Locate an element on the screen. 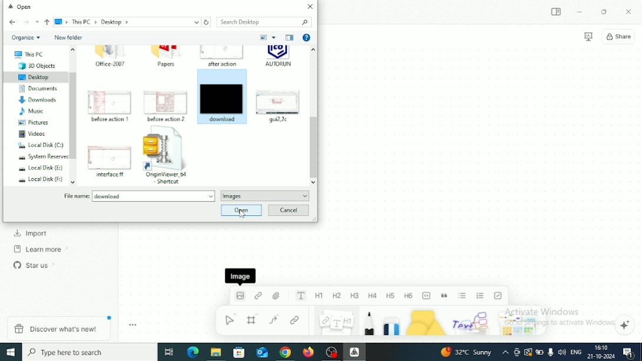 The width and height of the screenshot is (642, 361). Pictures is located at coordinates (29, 123).